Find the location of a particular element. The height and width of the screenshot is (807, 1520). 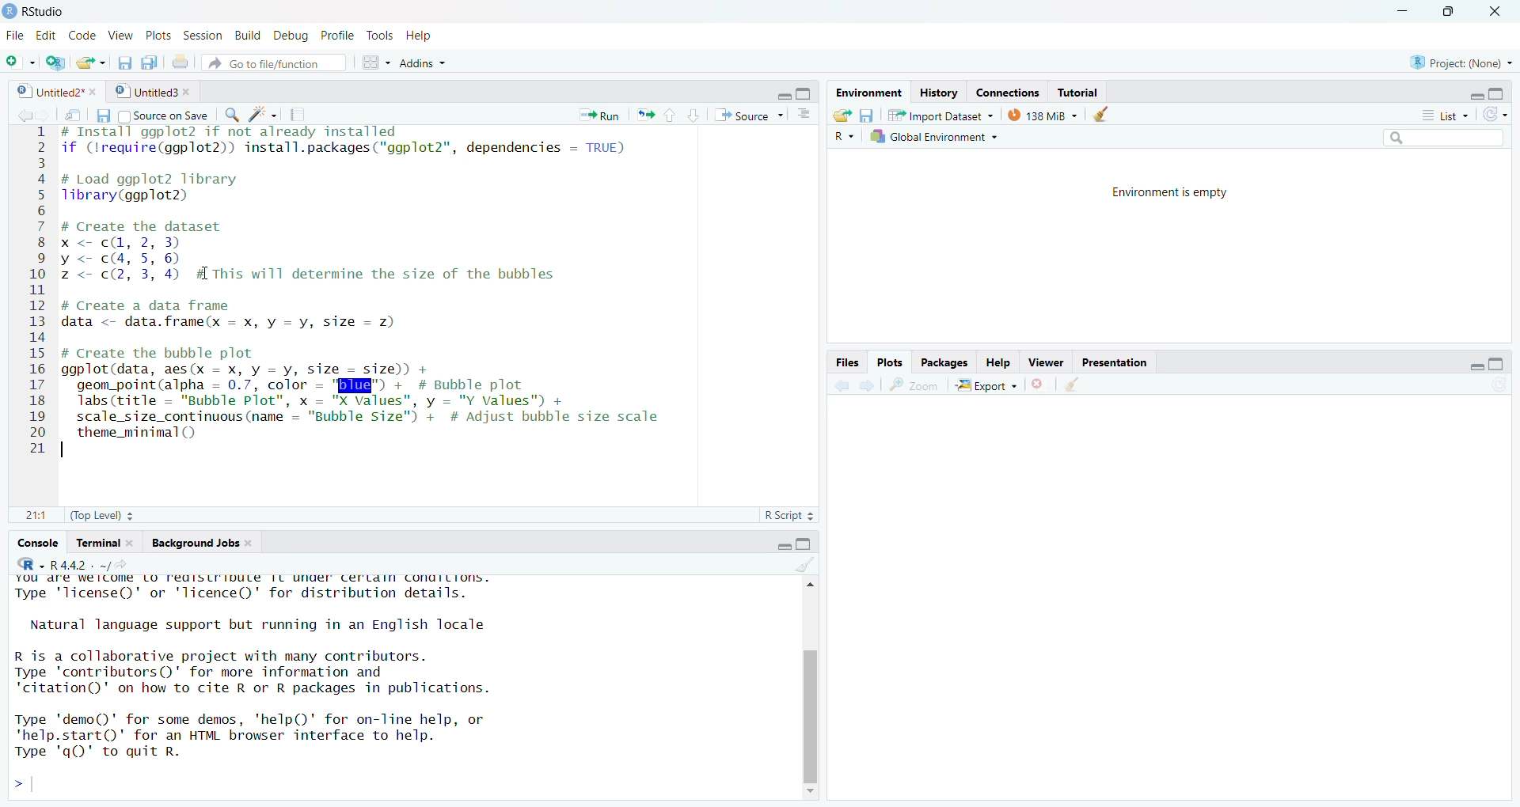

Maximise/minimise is located at coordinates (783, 543).